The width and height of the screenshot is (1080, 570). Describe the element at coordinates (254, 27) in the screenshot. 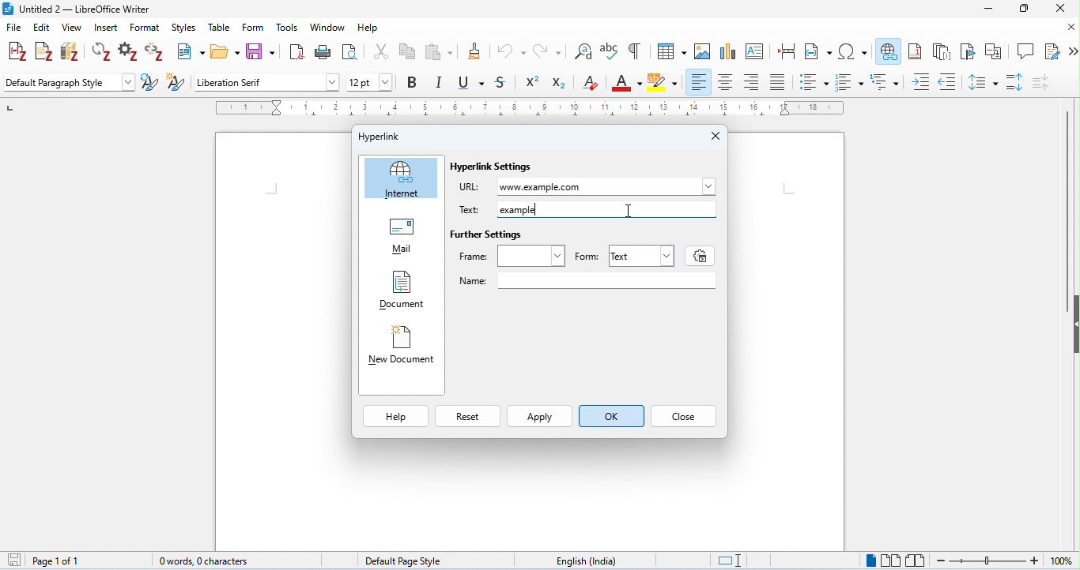

I see `form` at that location.